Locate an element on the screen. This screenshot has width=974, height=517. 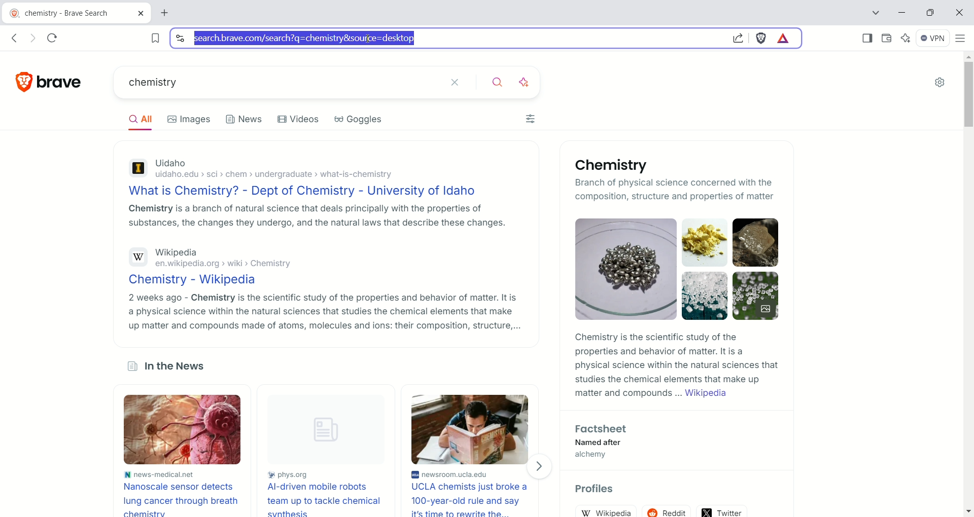
search is located at coordinates (501, 83).